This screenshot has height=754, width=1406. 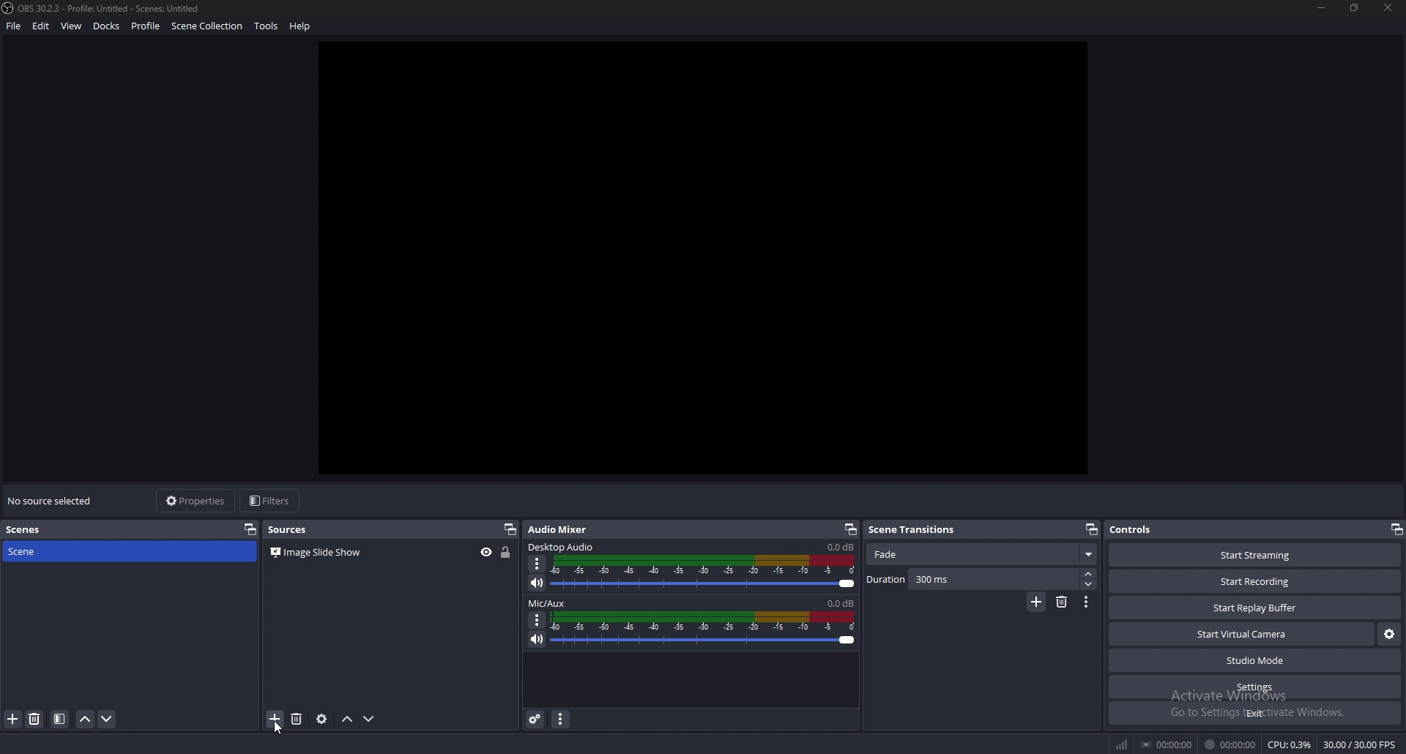 I want to click on options, so click(x=537, y=564).